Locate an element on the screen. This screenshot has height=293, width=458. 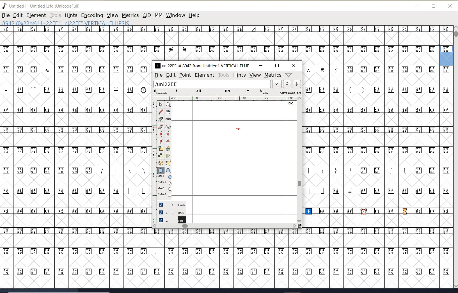
close is located at coordinates (450, 6).